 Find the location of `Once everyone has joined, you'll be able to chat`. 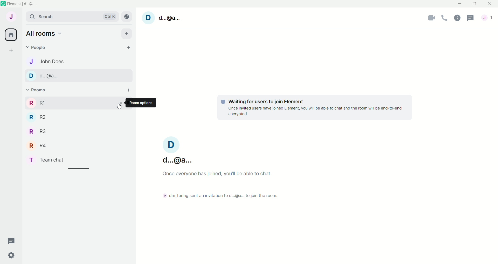

Once everyone has joined, you'll be able to chat is located at coordinates (219, 175).